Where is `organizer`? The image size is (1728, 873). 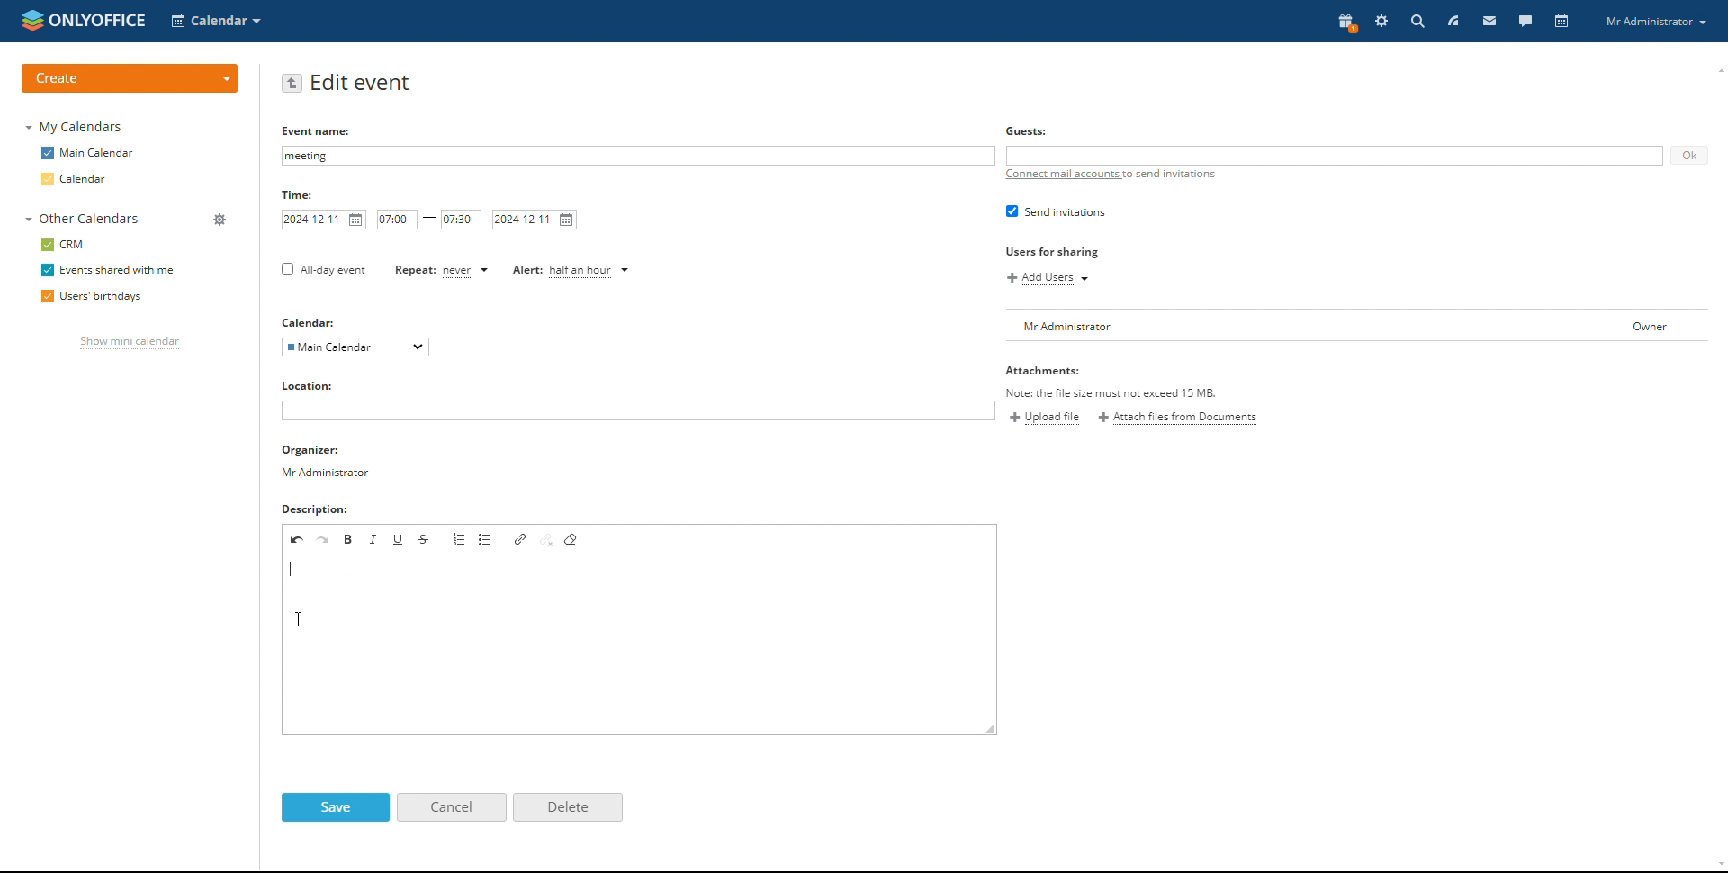 organizer is located at coordinates (329, 463).